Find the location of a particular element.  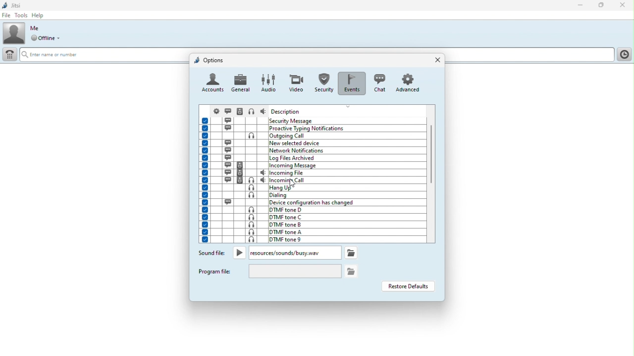

File is located at coordinates (6, 15).